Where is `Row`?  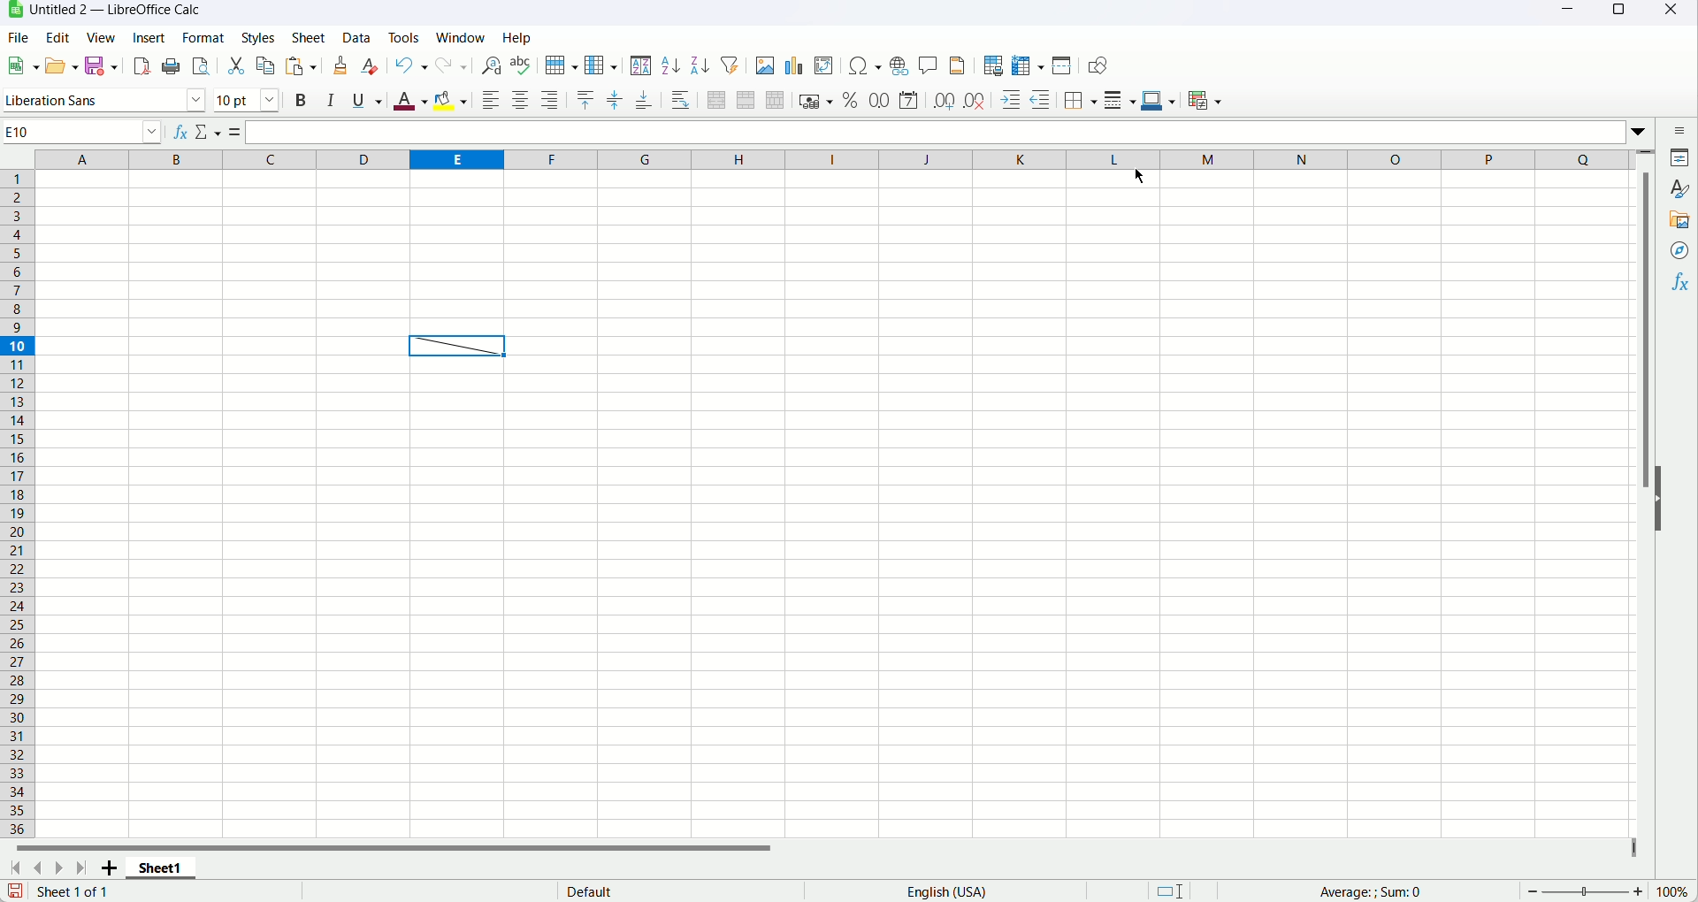 Row is located at coordinates (560, 64).